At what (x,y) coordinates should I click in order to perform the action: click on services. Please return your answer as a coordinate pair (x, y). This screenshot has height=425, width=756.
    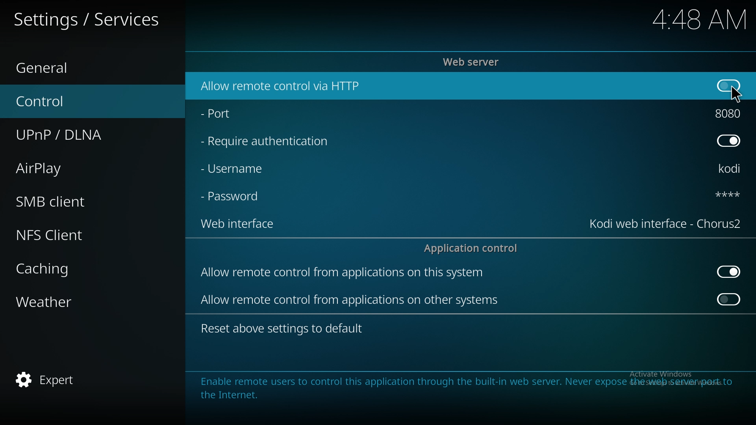
    Looking at the image, I should click on (94, 18).